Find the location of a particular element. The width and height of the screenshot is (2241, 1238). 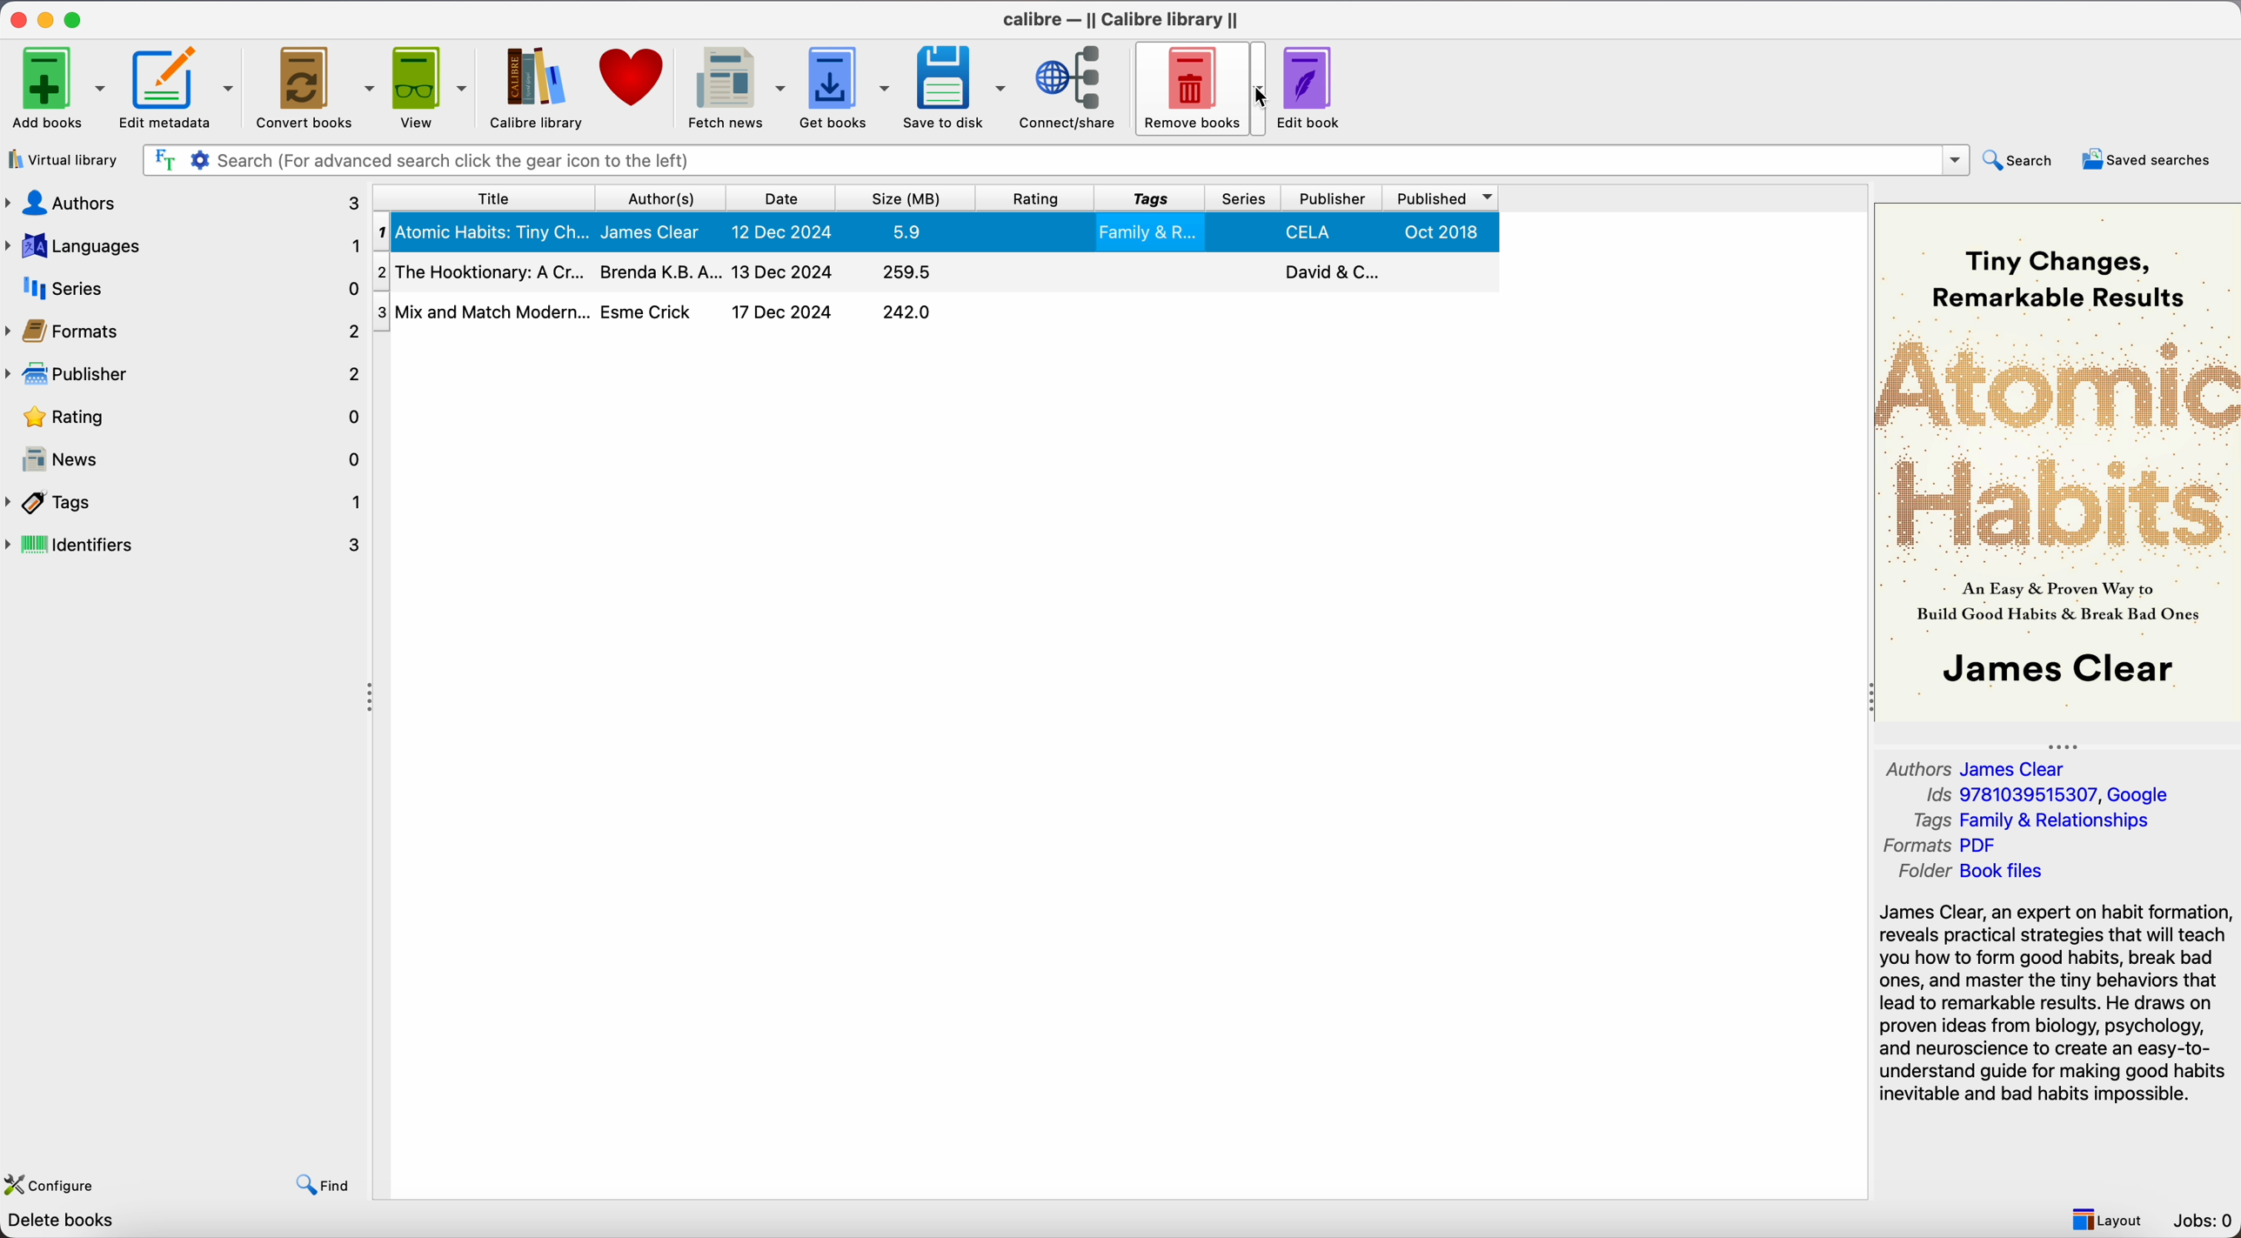

Tags Family & Relationships is located at coordinates (2027, 820).